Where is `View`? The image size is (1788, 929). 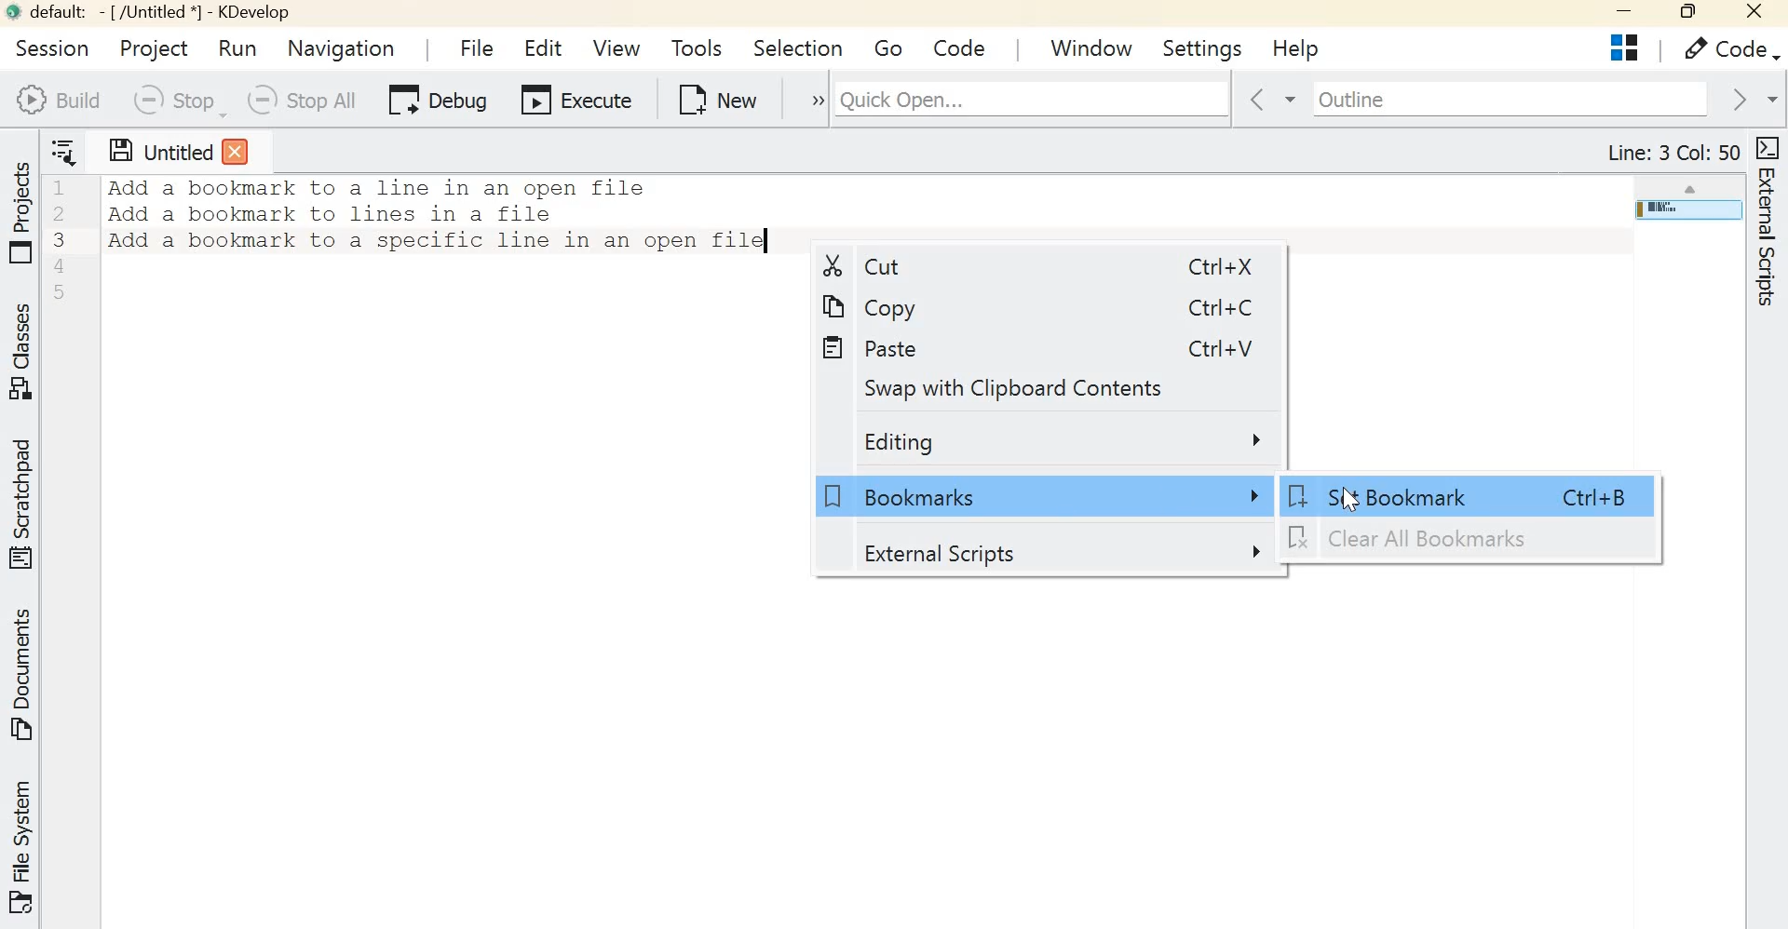 View is located at coordinates (616, 46).